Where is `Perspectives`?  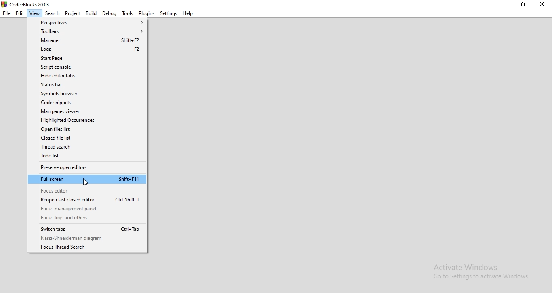 Perspectives is located at coordinates (86, 22).